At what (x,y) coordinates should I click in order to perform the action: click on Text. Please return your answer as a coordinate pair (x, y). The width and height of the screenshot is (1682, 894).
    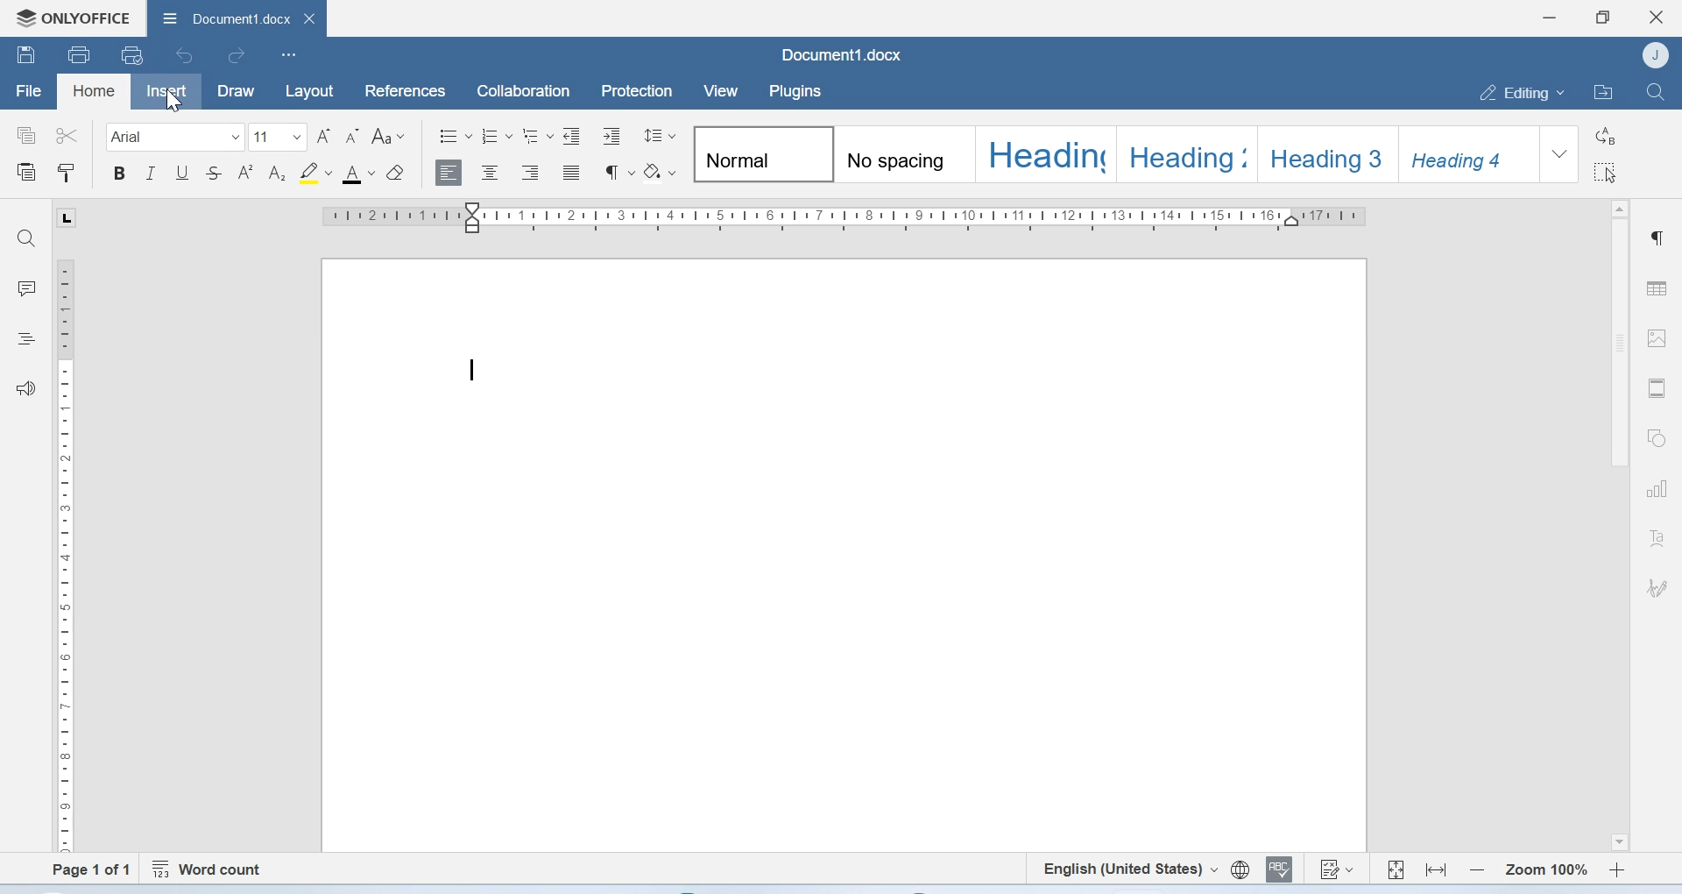
    Looking at the image, I should click on (1657, 538).